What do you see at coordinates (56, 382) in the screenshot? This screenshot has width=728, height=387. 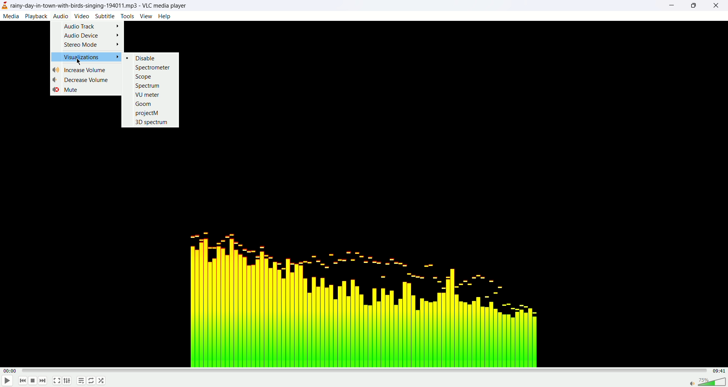 I see `full screen` at bounding box center [56, 382].